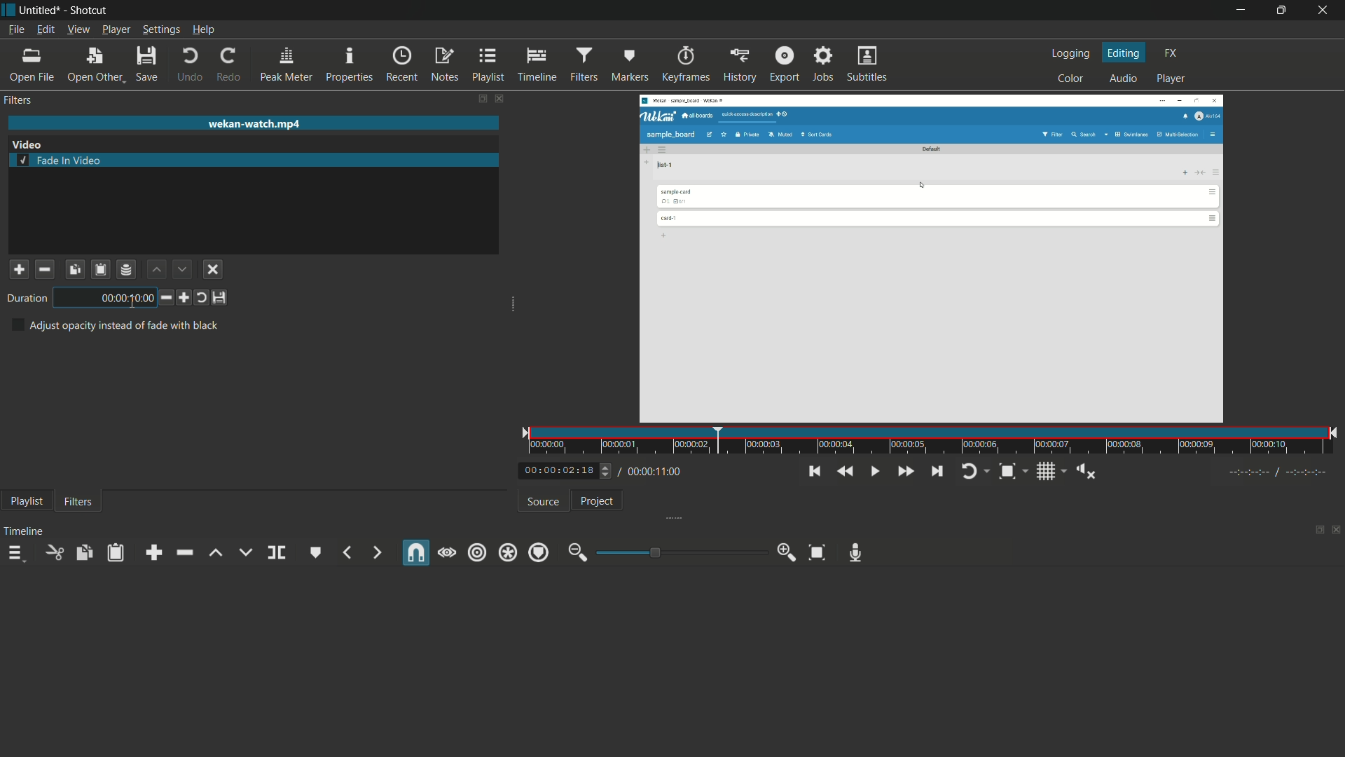 The height and width of the screenshot is (757, 1345). What do you see at coordinates (114, 325) in the screenshot?
I see `text` at bounding box center [114, 325].